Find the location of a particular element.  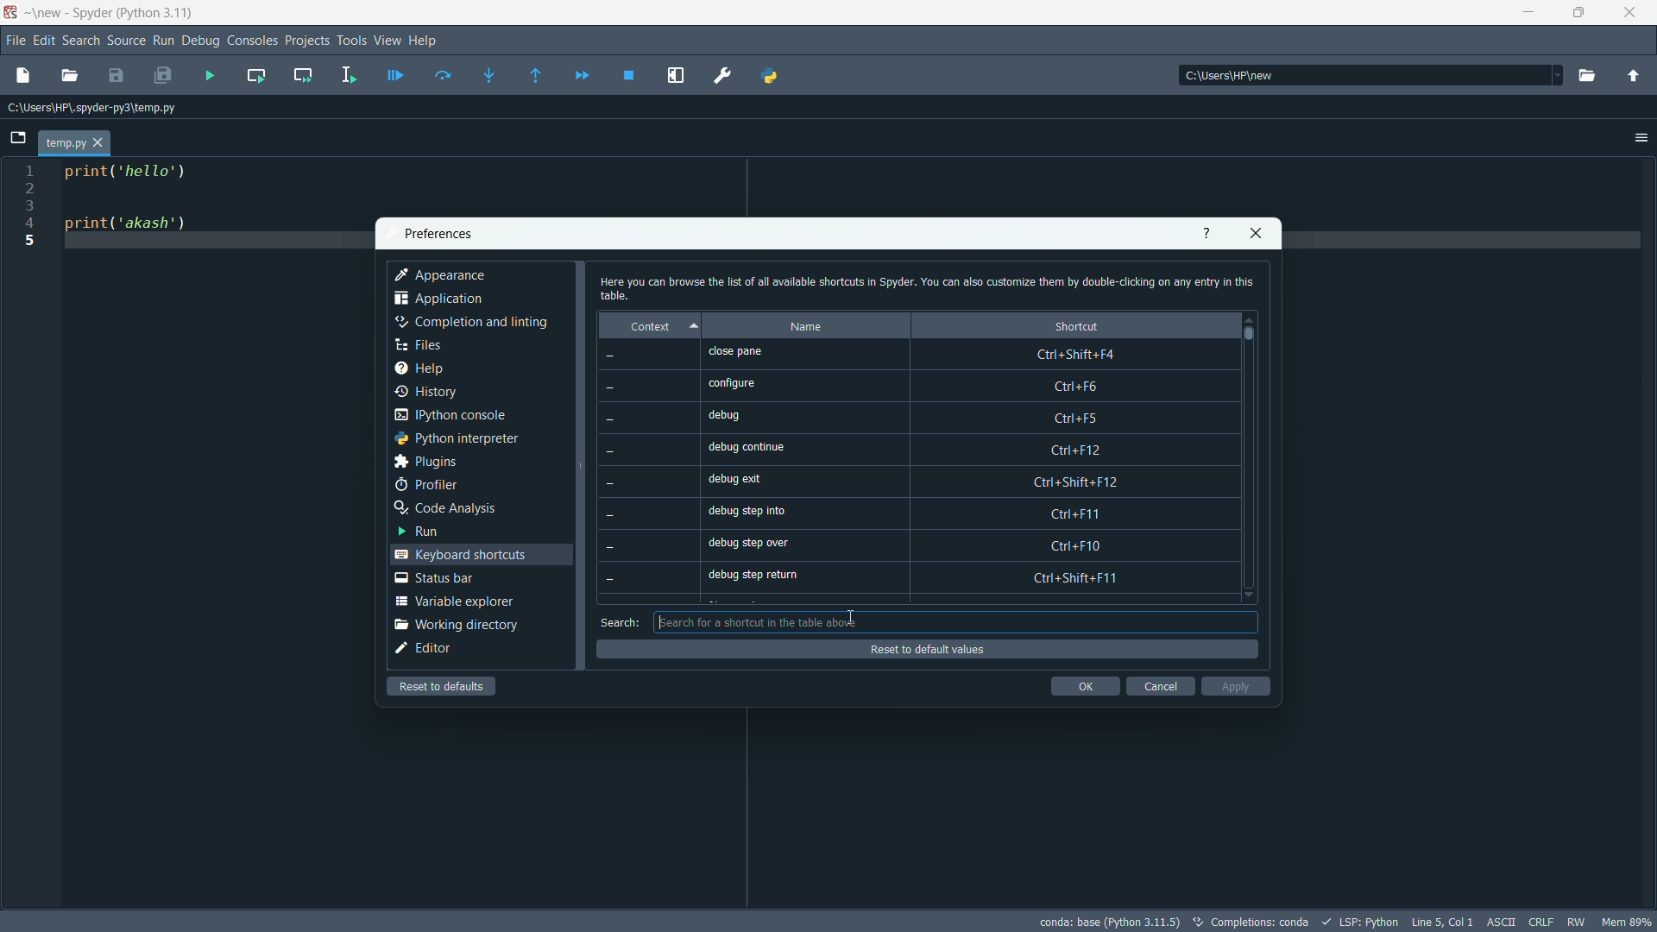

run current cell is located at coordinates (258, 74).